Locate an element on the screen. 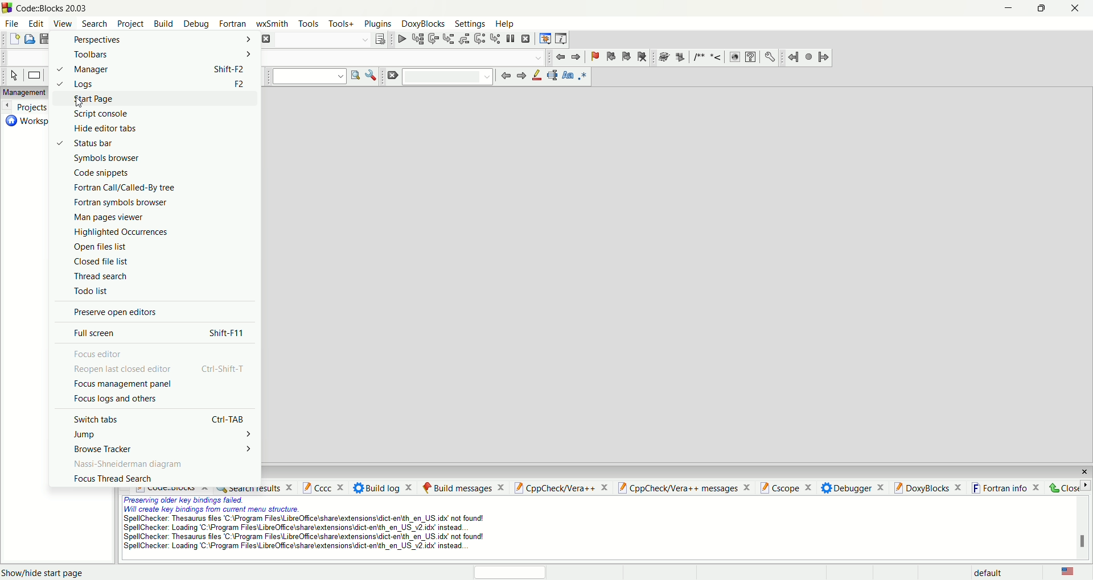  Search is located at coordinates (448, 77).